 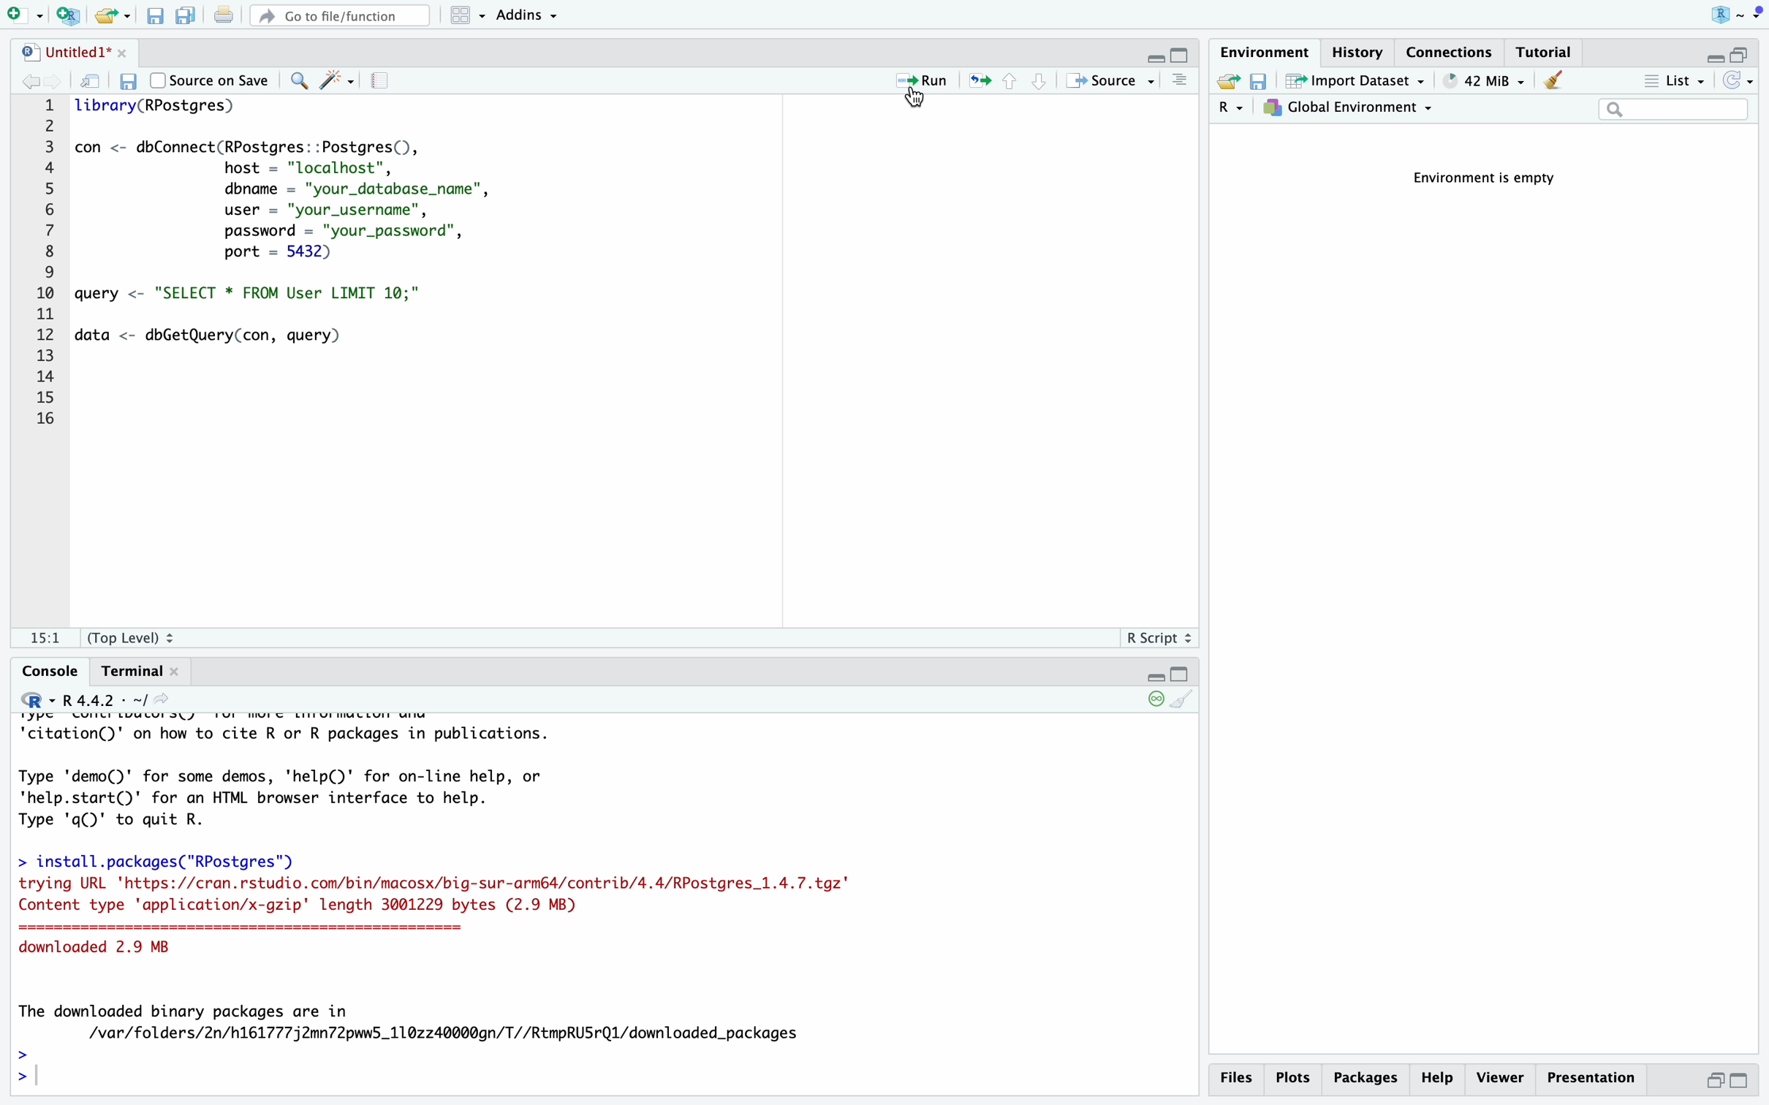 I want to click on viewer, so click(x=1499, y=1079).